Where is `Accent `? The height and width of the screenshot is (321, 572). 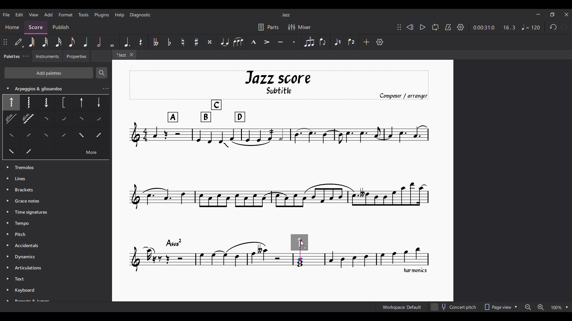 Accent  is located at coordinates (267, 42).